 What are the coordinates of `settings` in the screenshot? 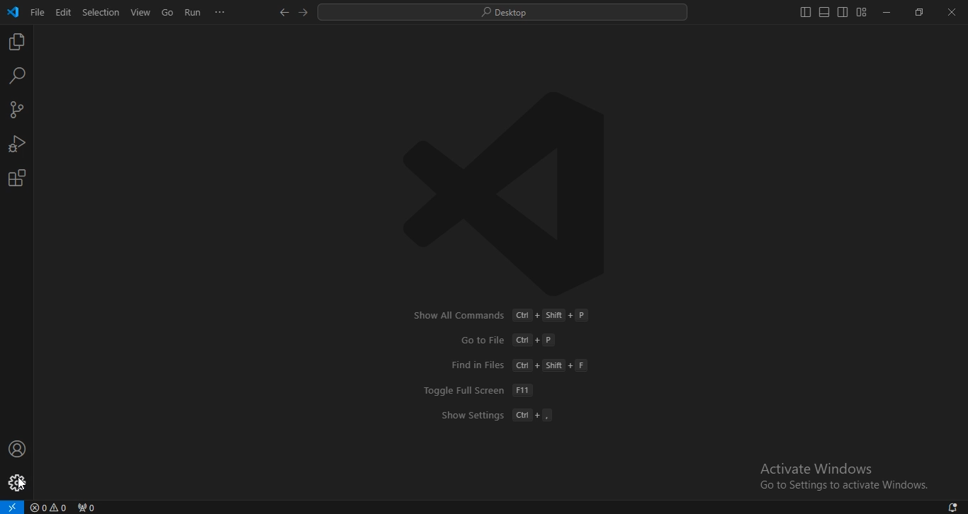 It's located at (16, 483).